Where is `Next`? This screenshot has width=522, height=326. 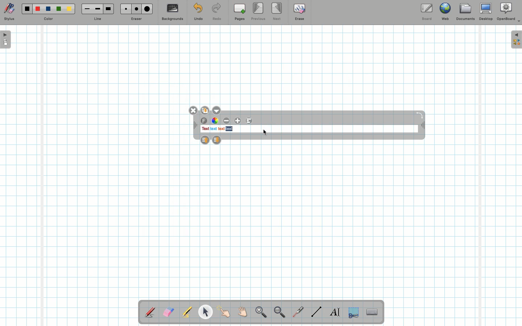 Next is located at coordinates (277, 11).